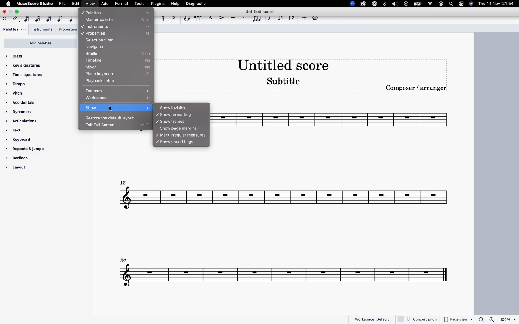 This screenshot has height=324, width=519. What do you see at coordinates (419, 4) in the screenshot?
I see `battery` at bounding box center [419, 4].